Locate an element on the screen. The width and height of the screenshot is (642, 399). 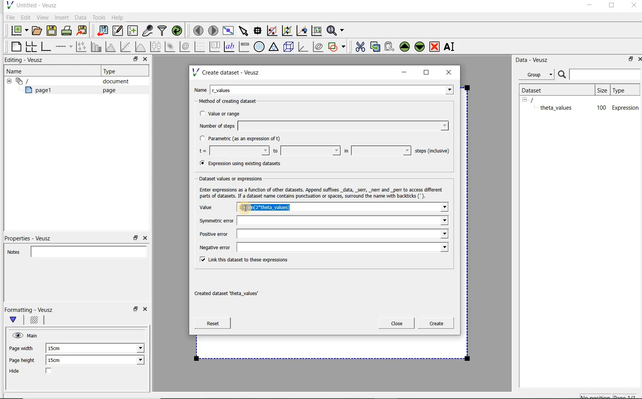
move to the next page is located at coordinates (213, 31).